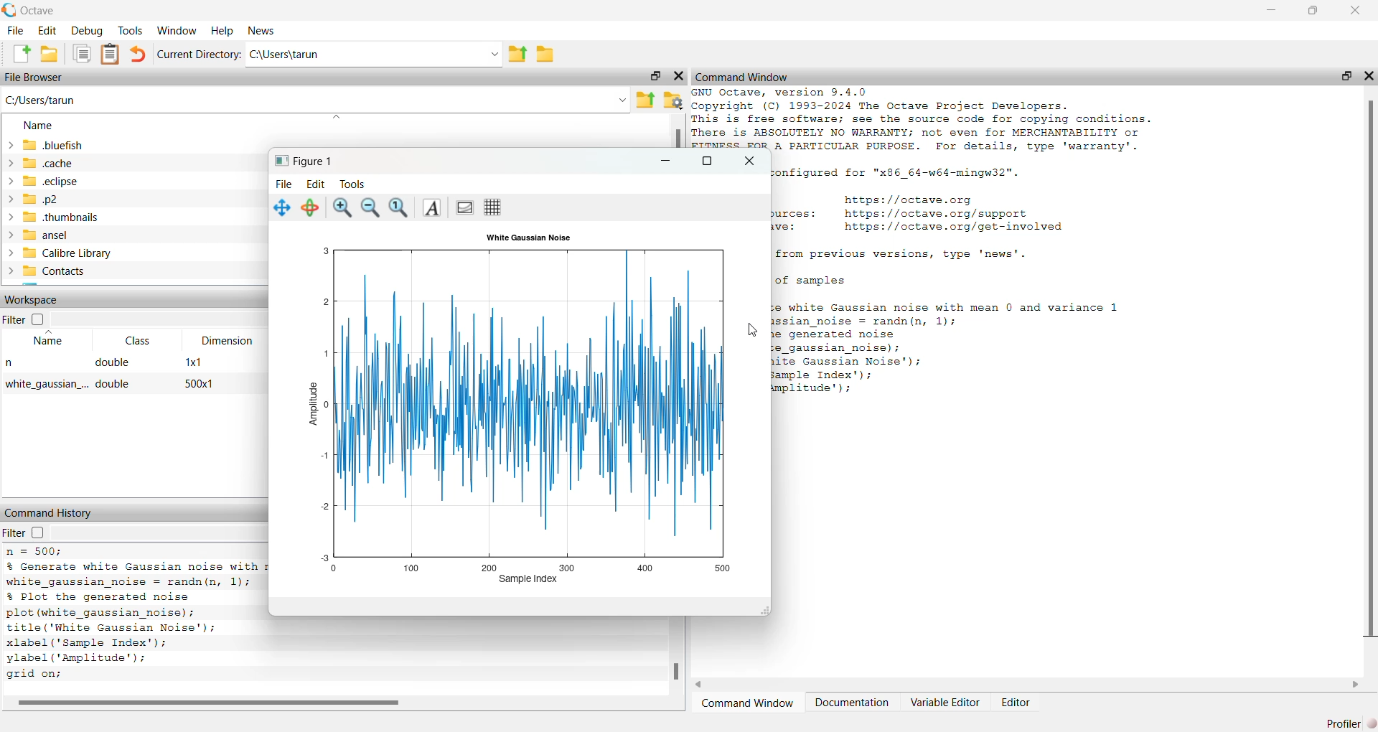 This screenshot has width=1378, height=732. Describe the element at coordinates (647, 102) in the screenshot. I see `parent directory` at that location.